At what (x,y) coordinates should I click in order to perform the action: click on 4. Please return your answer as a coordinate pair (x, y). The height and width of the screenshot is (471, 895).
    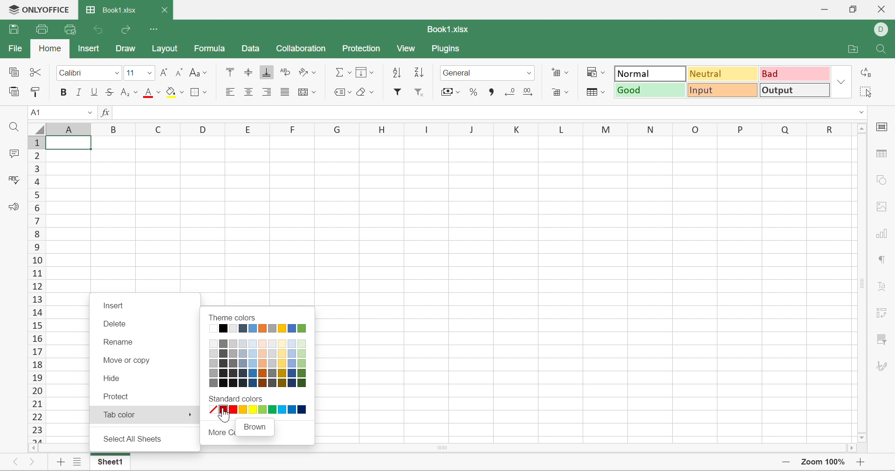
    Looking at the image, I should click on (37, 181).